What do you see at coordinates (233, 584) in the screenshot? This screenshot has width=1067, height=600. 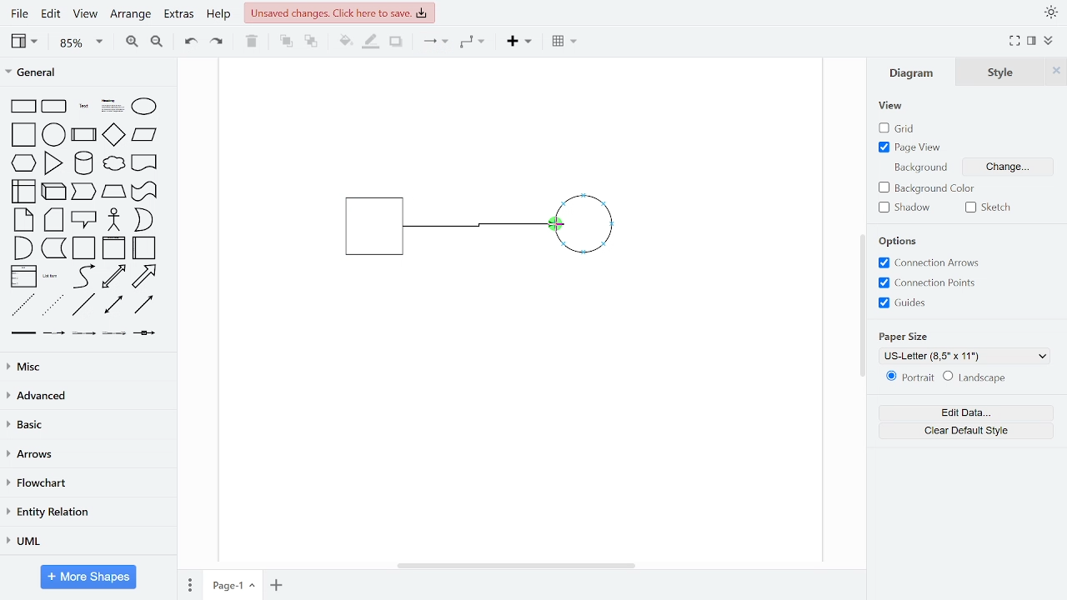 I see `current page` at bounding box center [233, 584].